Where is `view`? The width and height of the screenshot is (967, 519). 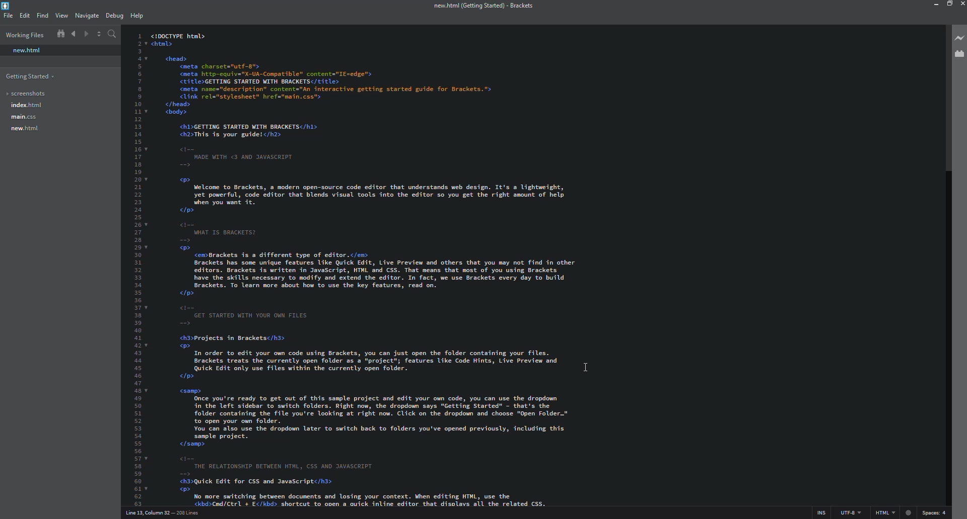
view is located at coordinates (62, 15).